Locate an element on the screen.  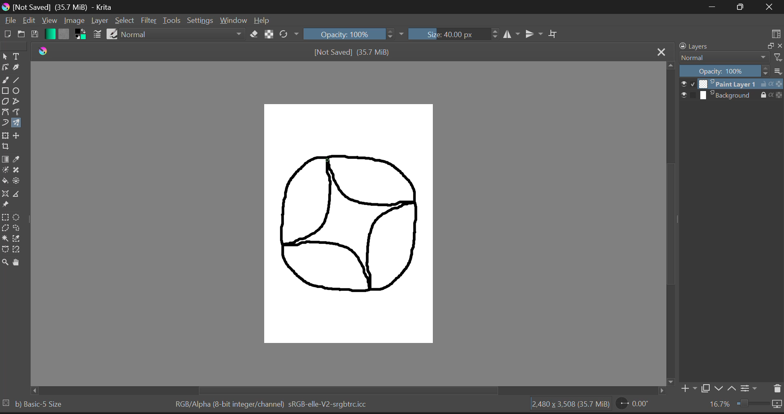
close is located at coordinates (779, 46).